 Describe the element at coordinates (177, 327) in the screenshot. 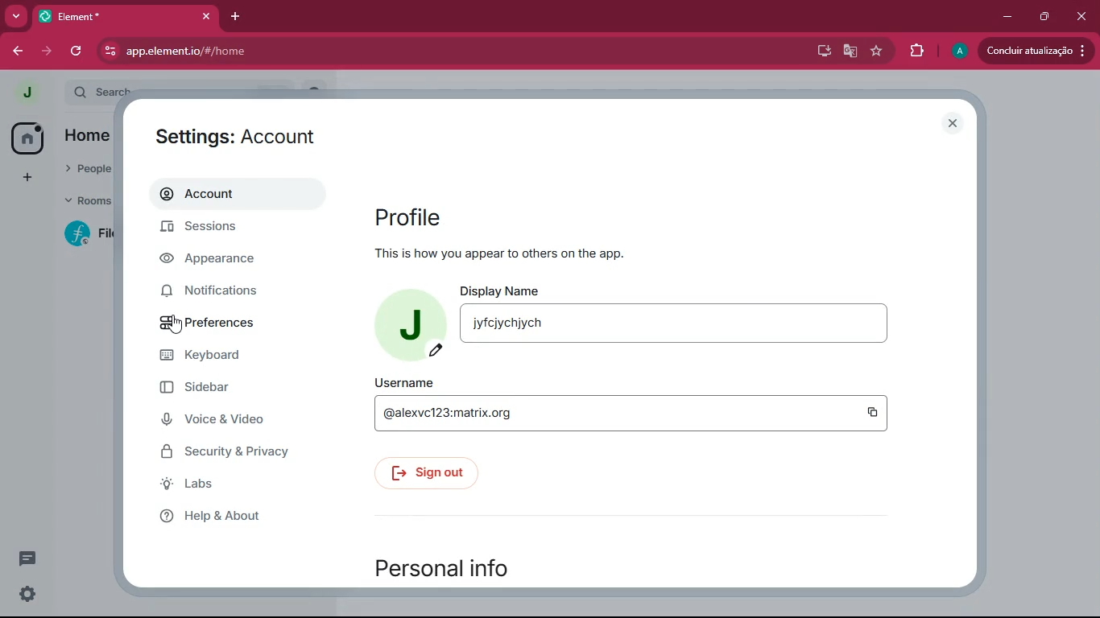

I see `cursor` at that location.